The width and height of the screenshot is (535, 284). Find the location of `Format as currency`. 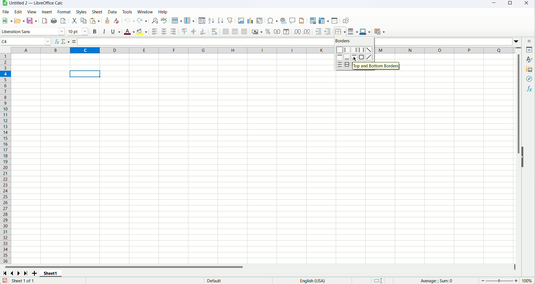

Format as currency is located at coordinates (257, 31).